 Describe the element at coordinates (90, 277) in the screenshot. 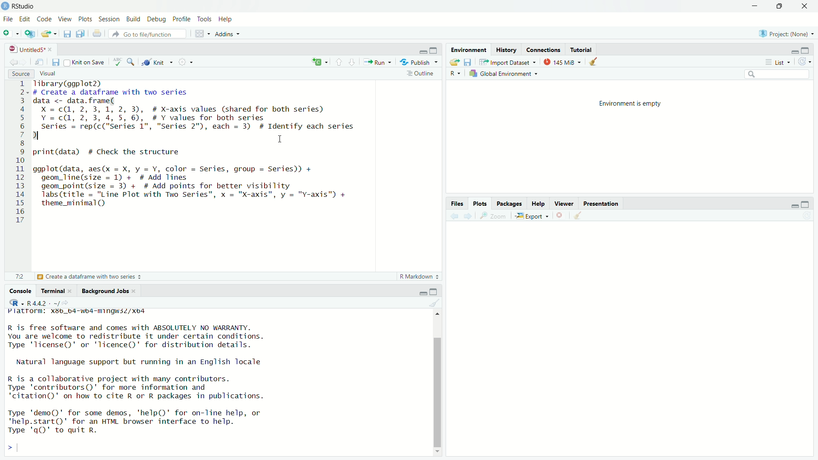

I see `Create a dataframe with two series` at that location.